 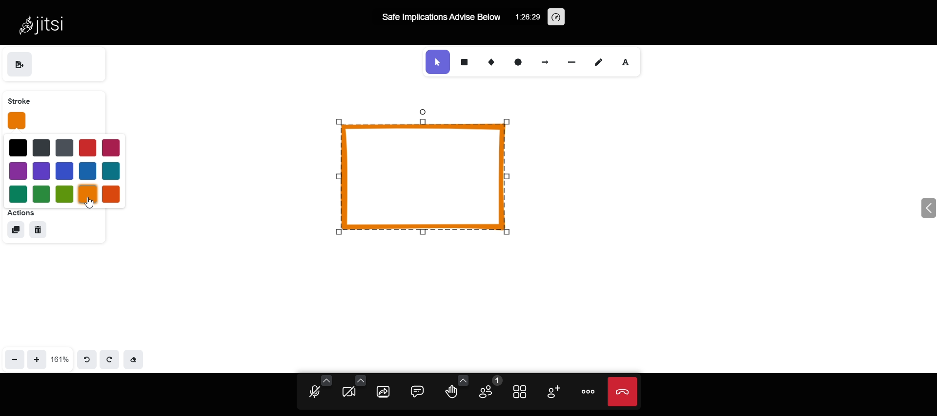 What do you see at coordinates (516, 60) in the screenshot?
I see `ellipse` at bounding box center [516, 60].